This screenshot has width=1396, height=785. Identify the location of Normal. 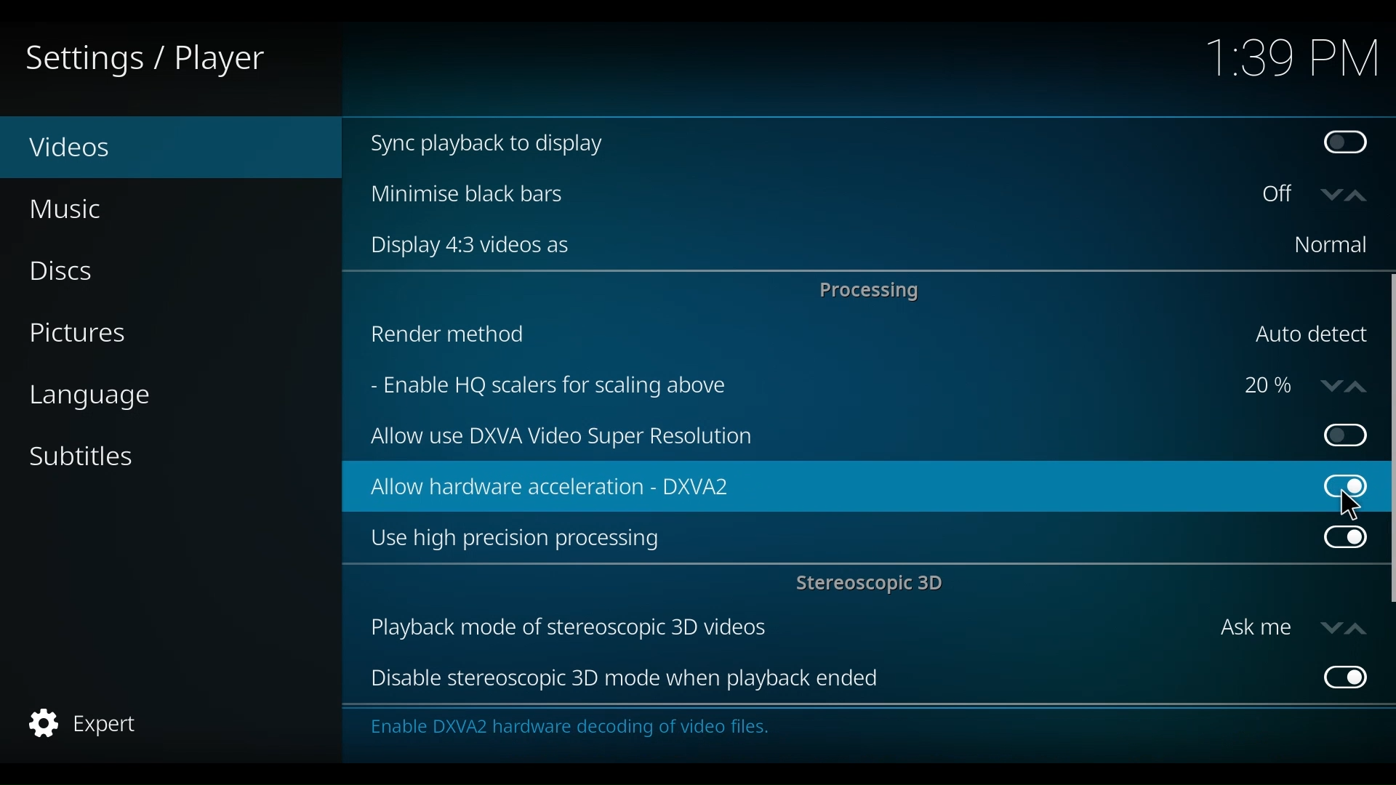
(1329, 246).